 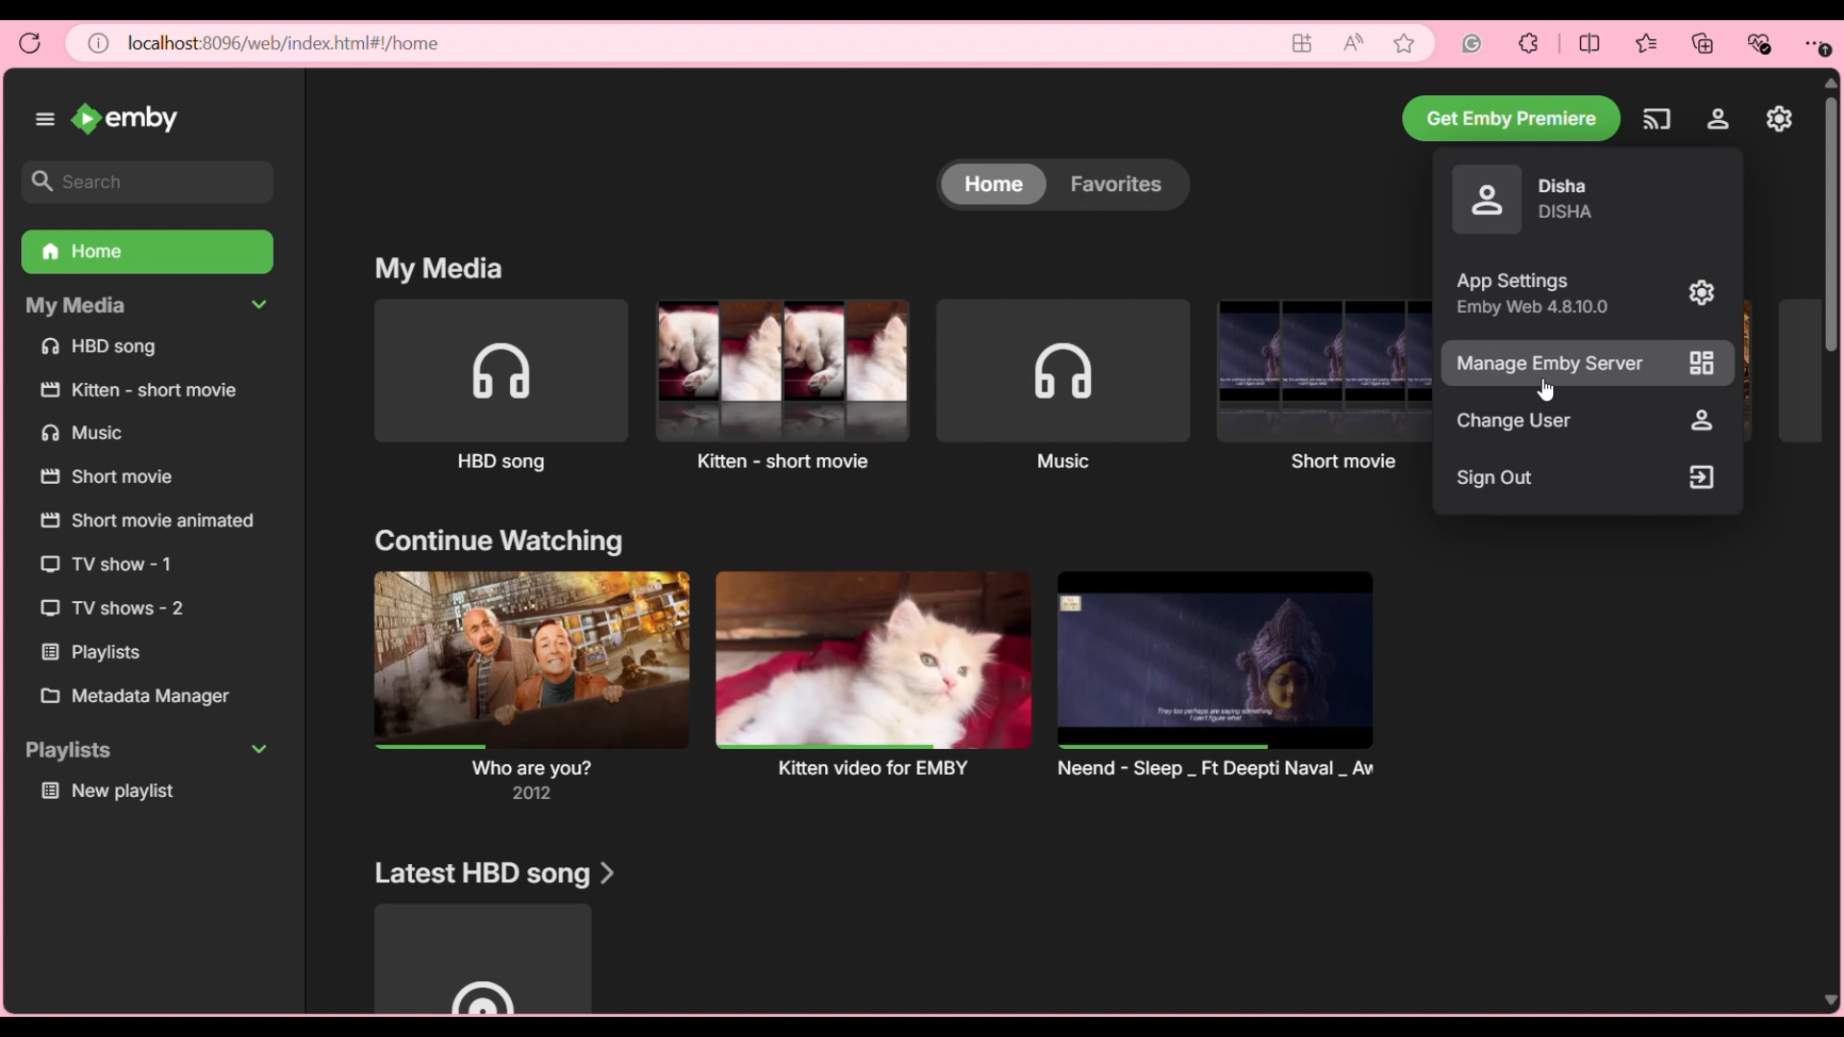 I want to click on Manage Emby server, so click(x=1780, y=118).